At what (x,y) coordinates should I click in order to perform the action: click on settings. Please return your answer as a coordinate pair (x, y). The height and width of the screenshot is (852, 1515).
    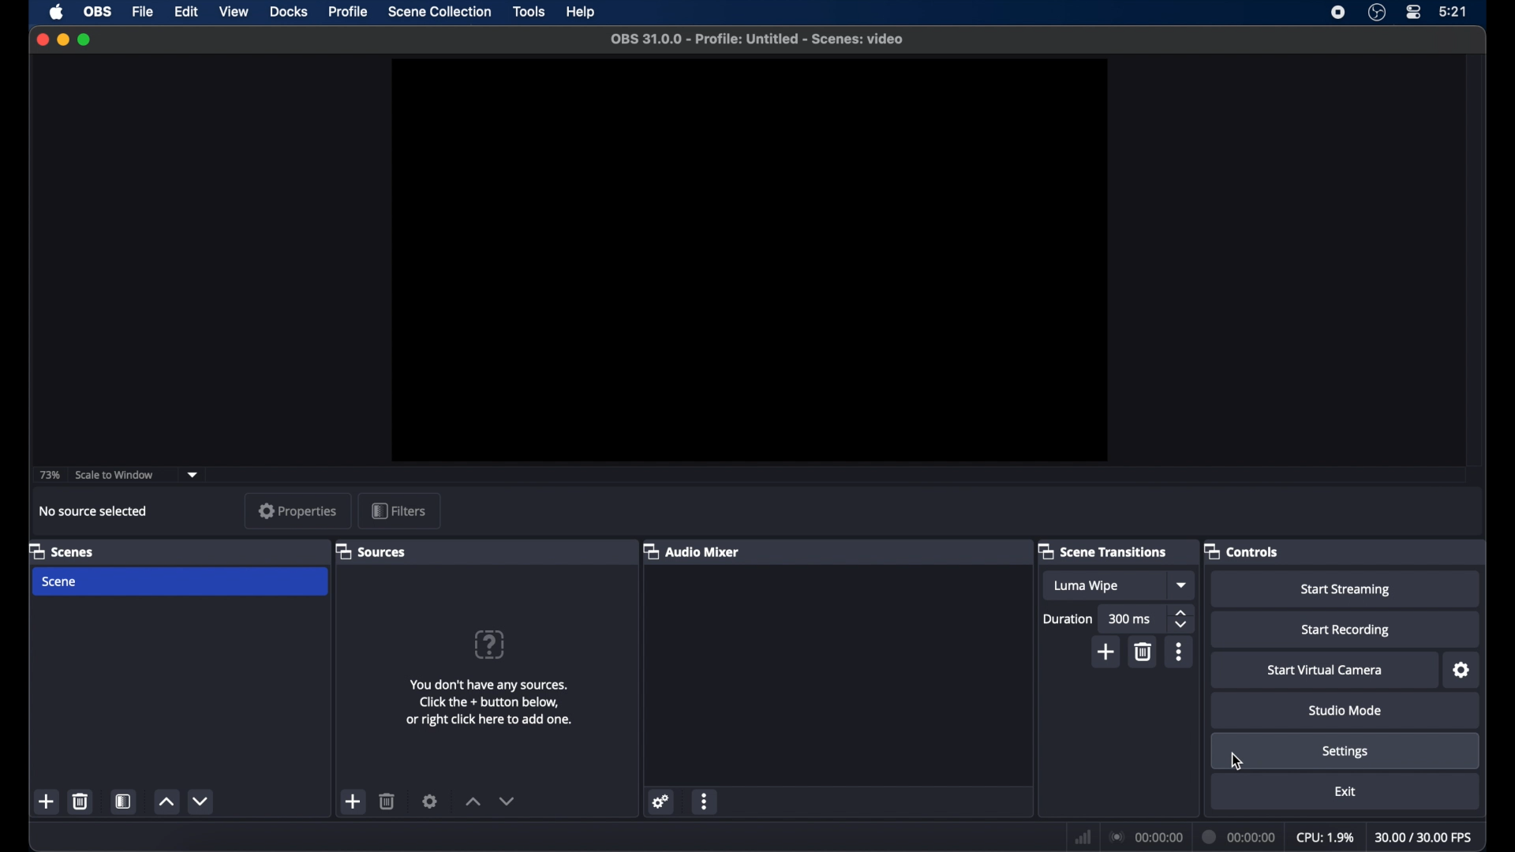
    Looking at the image, I should click on (1345, 753).